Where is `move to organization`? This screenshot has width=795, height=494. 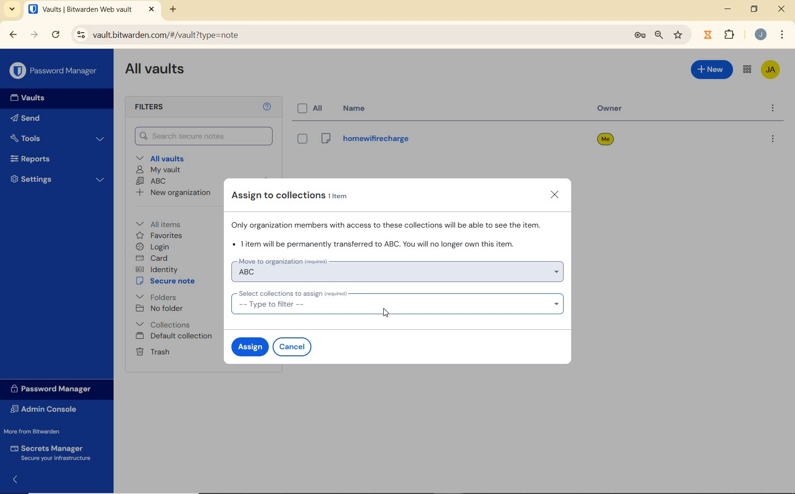
move to organization is located at coordinates (398, 269).